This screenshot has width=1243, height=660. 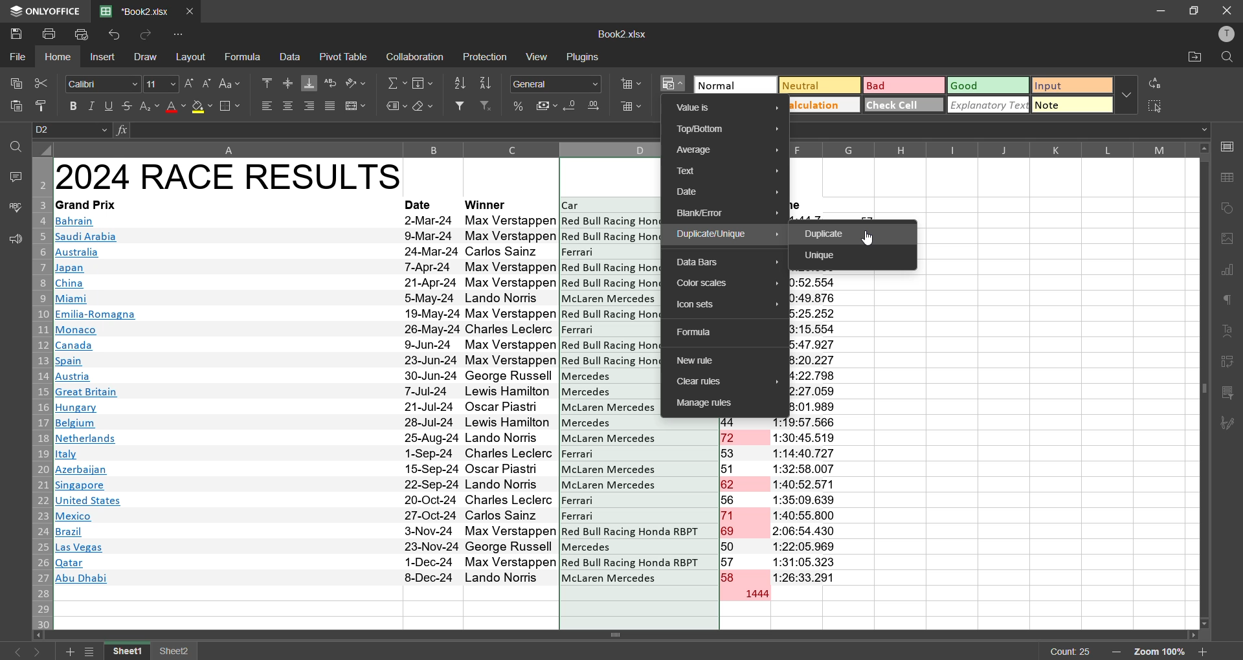 I want to click on increment size, so click(x=189, y=83).